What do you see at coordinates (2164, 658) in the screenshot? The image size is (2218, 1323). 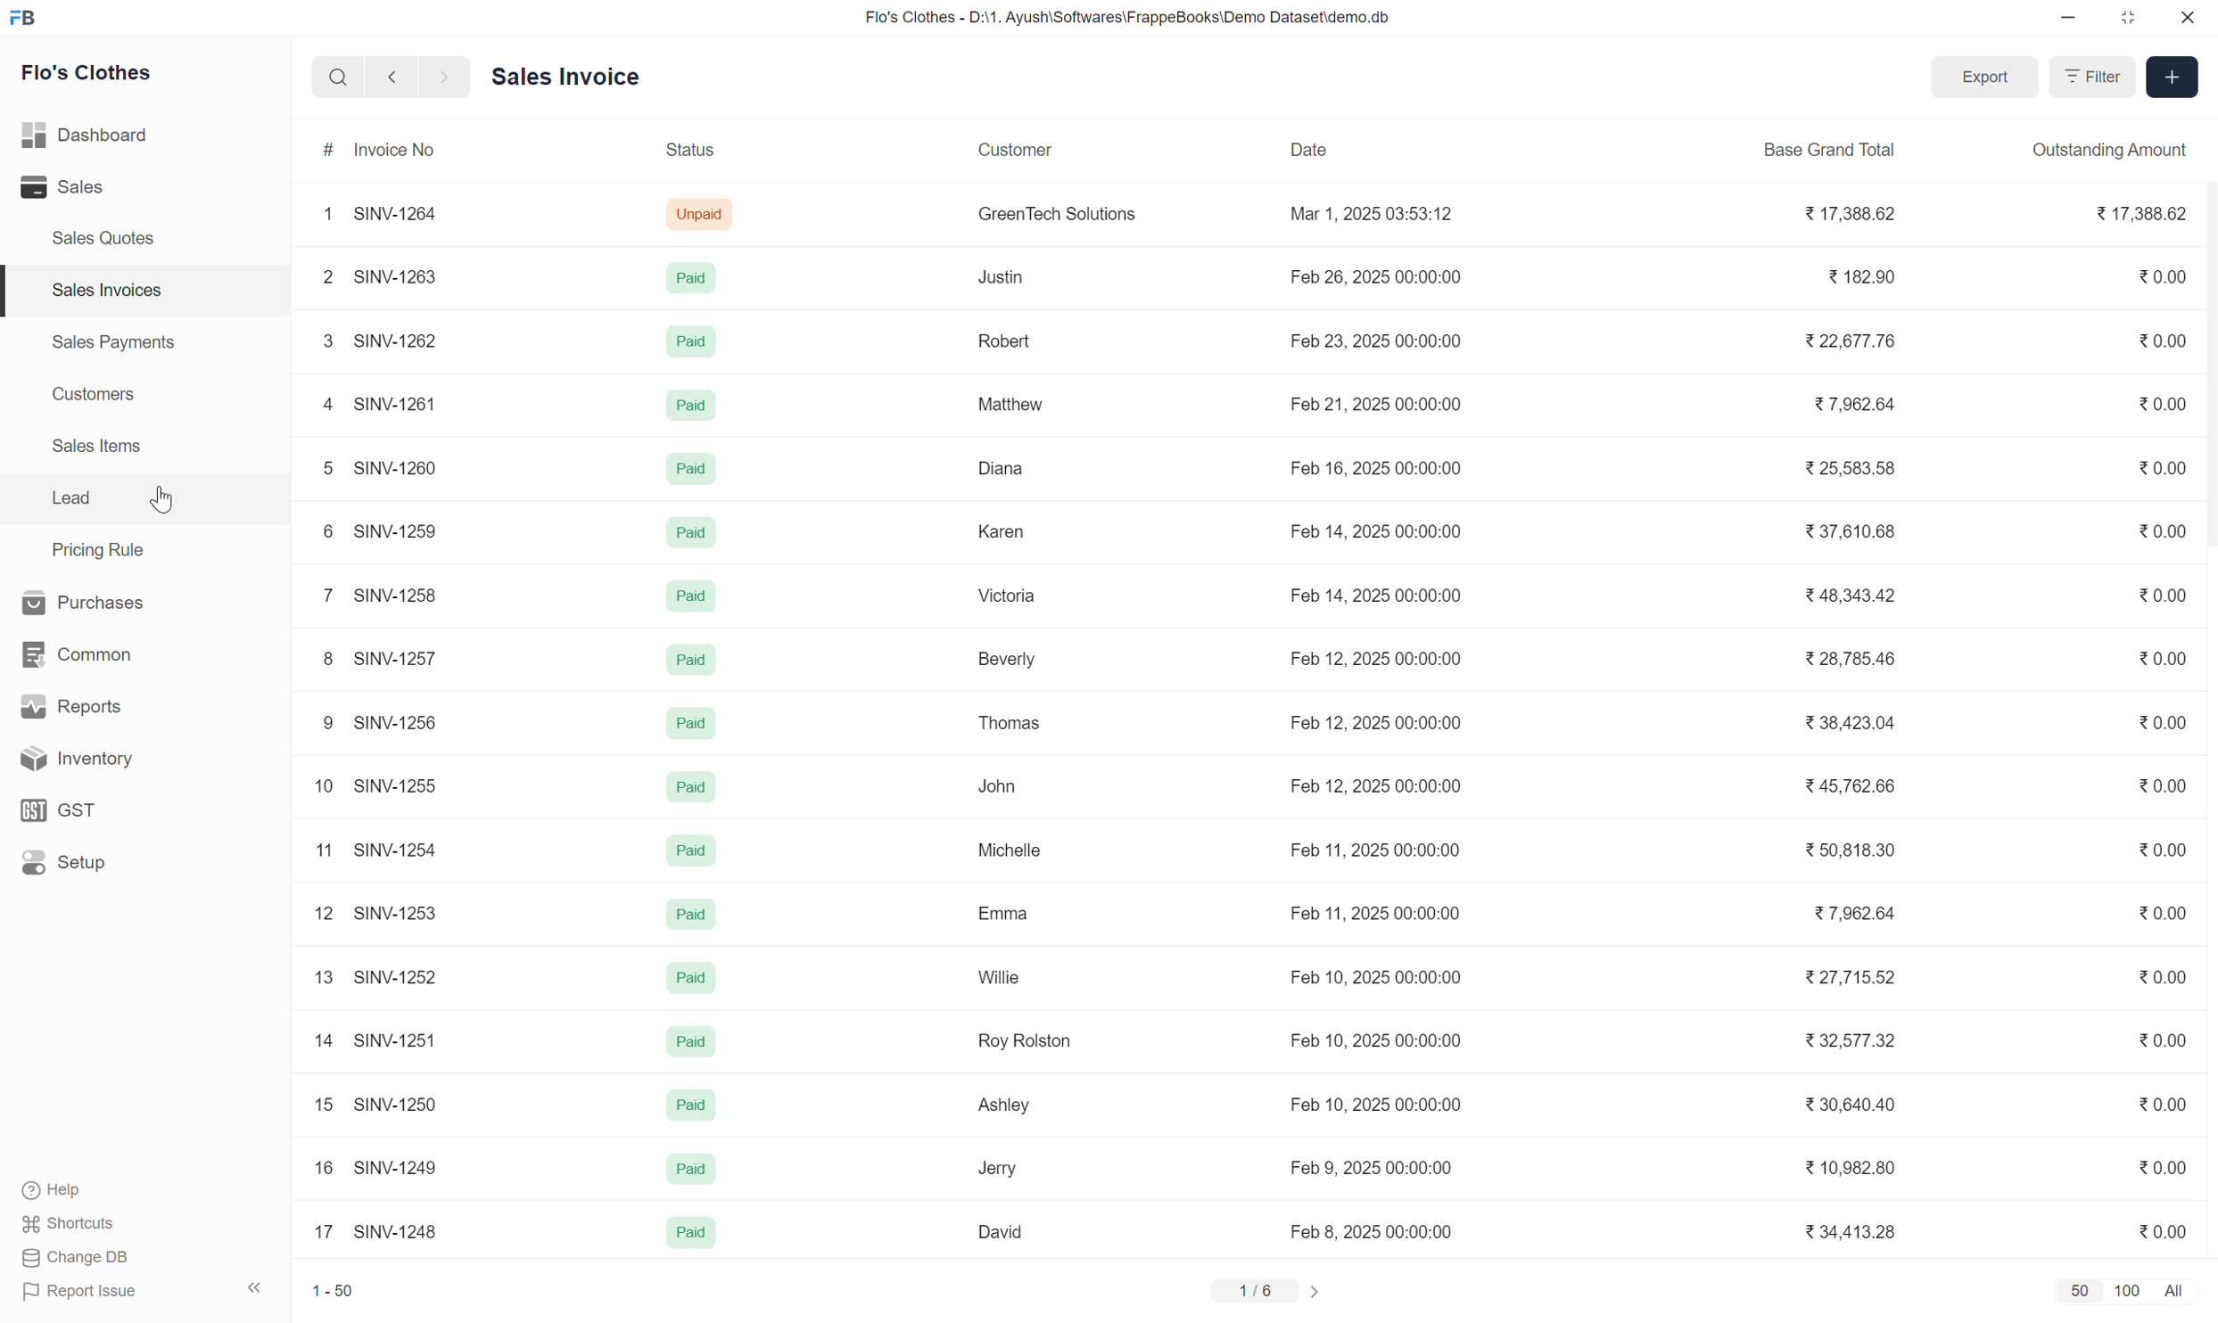 I see `0.00` at bounding box center [2164, 658].